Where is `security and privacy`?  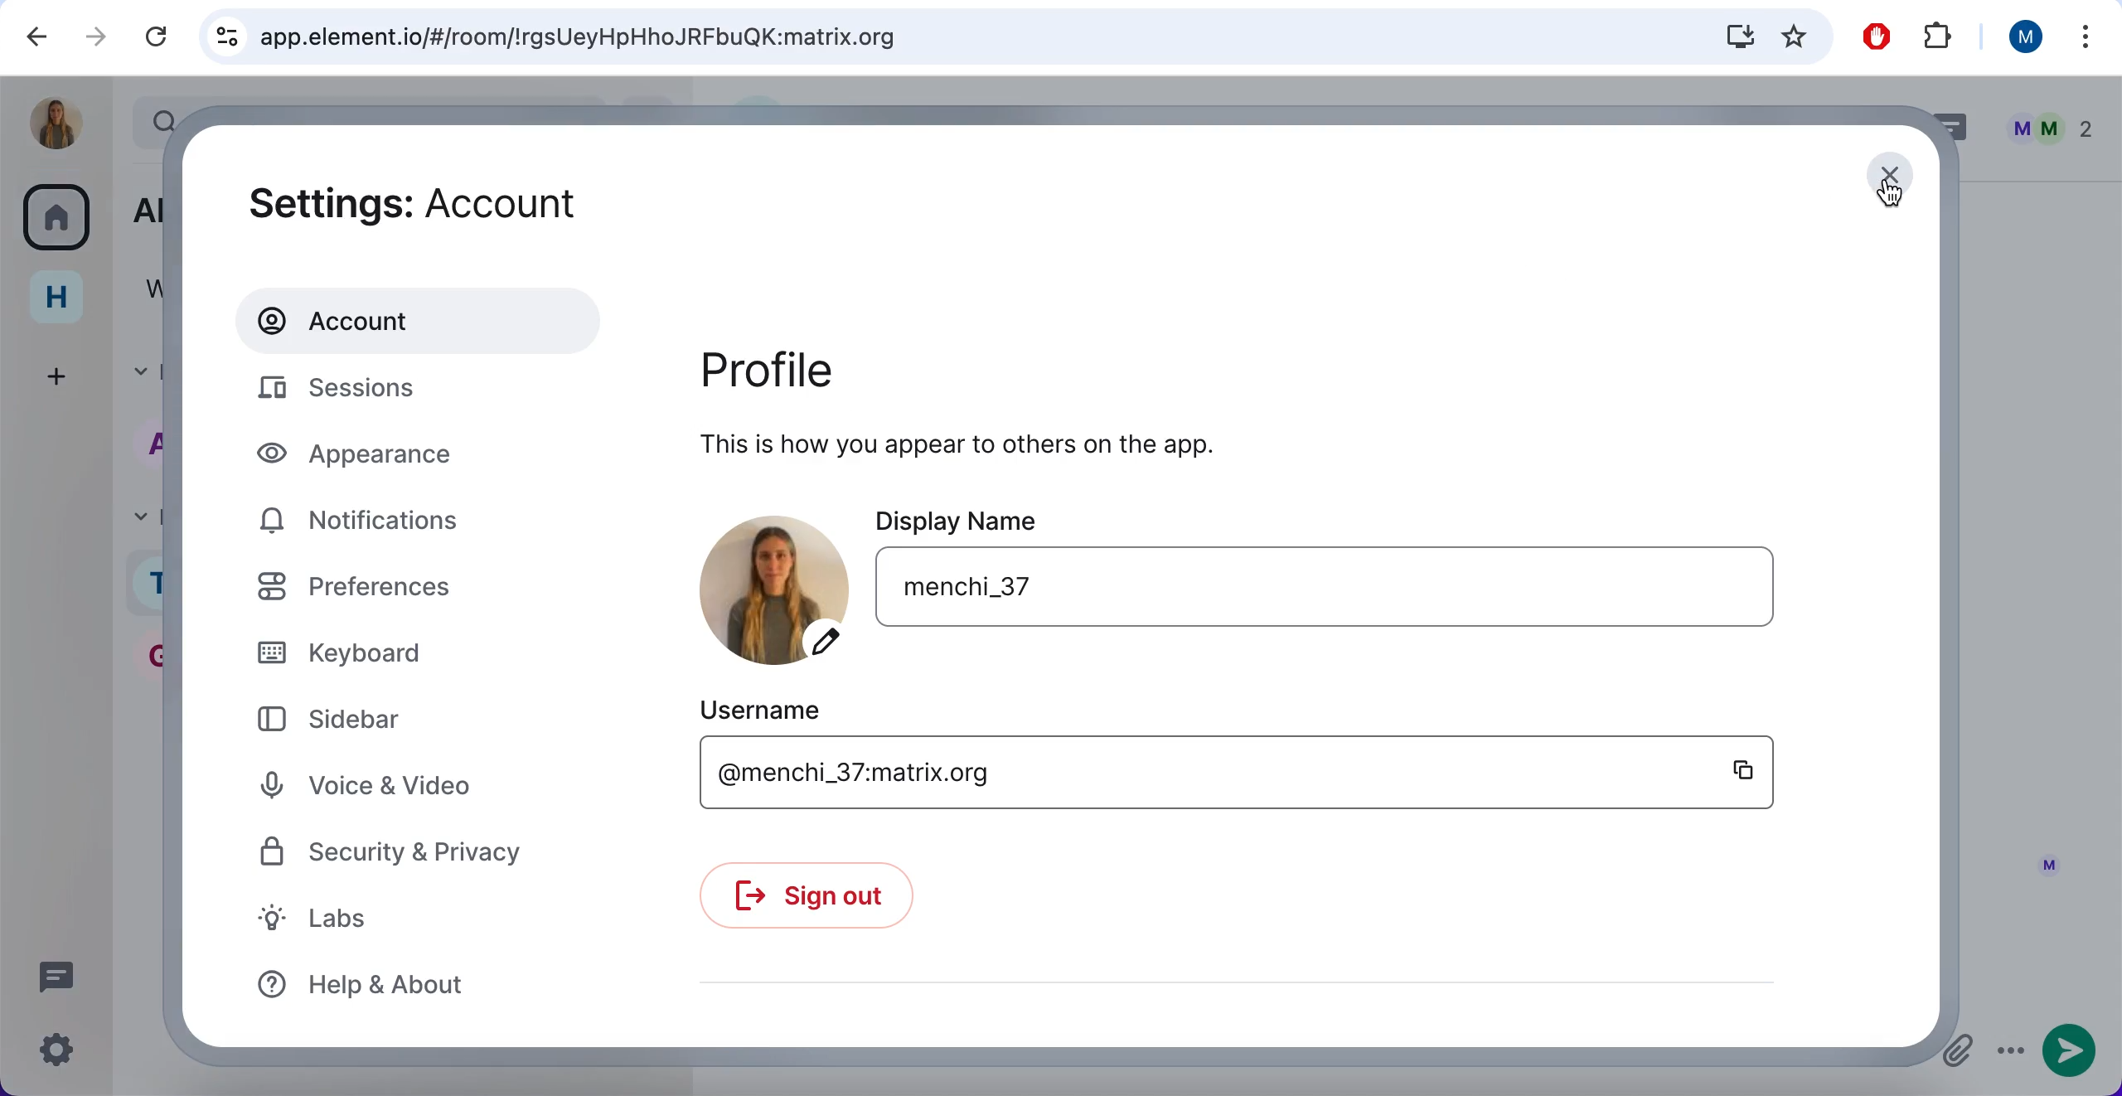
security and privacy is located at coordinates (432, 856).